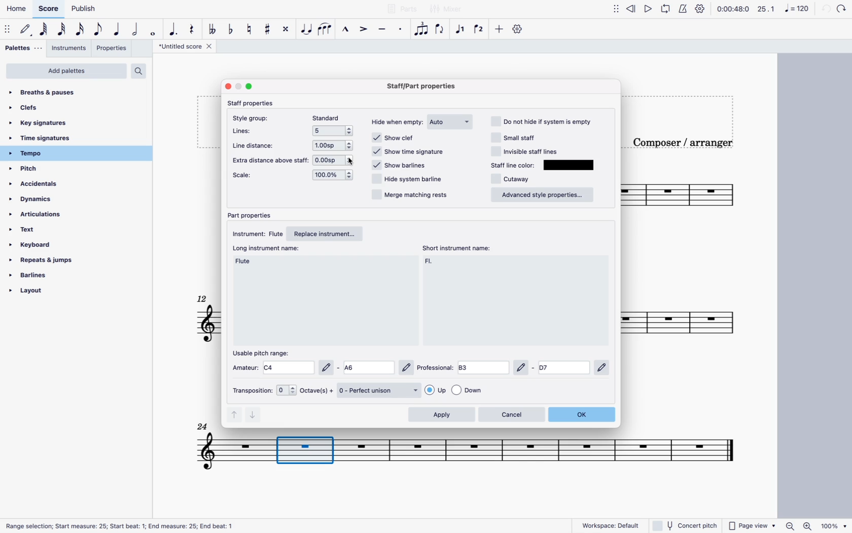 The width and height of the screenshot is (852, 533). What do you see at coordinates (408, 138) in the screenshot?
I see `show clef` at bounding box center [408, 138].